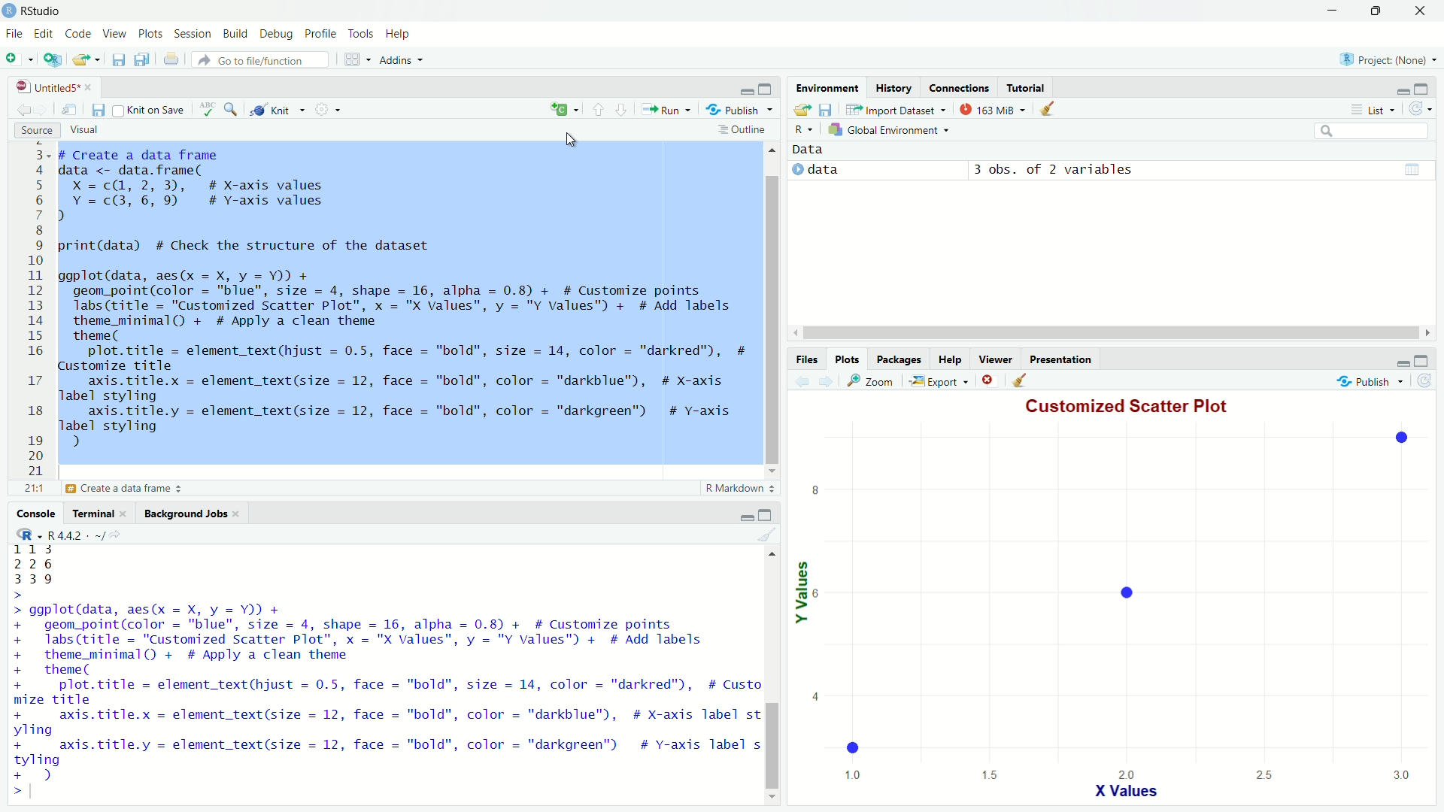  I want to click on Save, so click(98, 110).